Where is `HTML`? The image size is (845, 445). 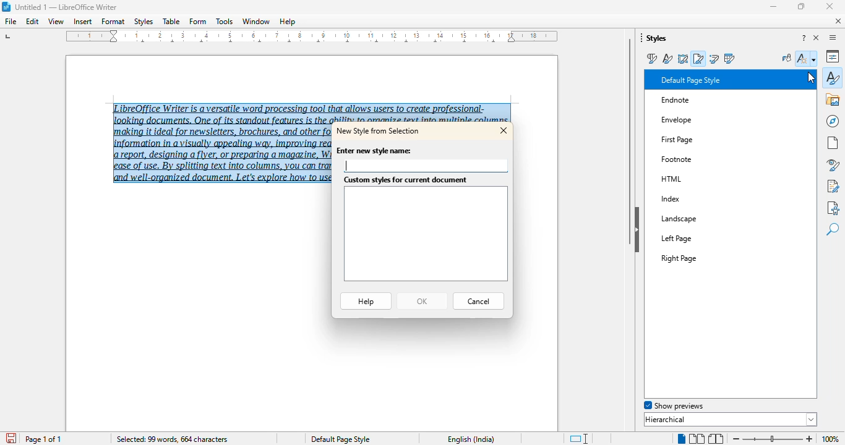 HTML is located at coordinates (685, 177).